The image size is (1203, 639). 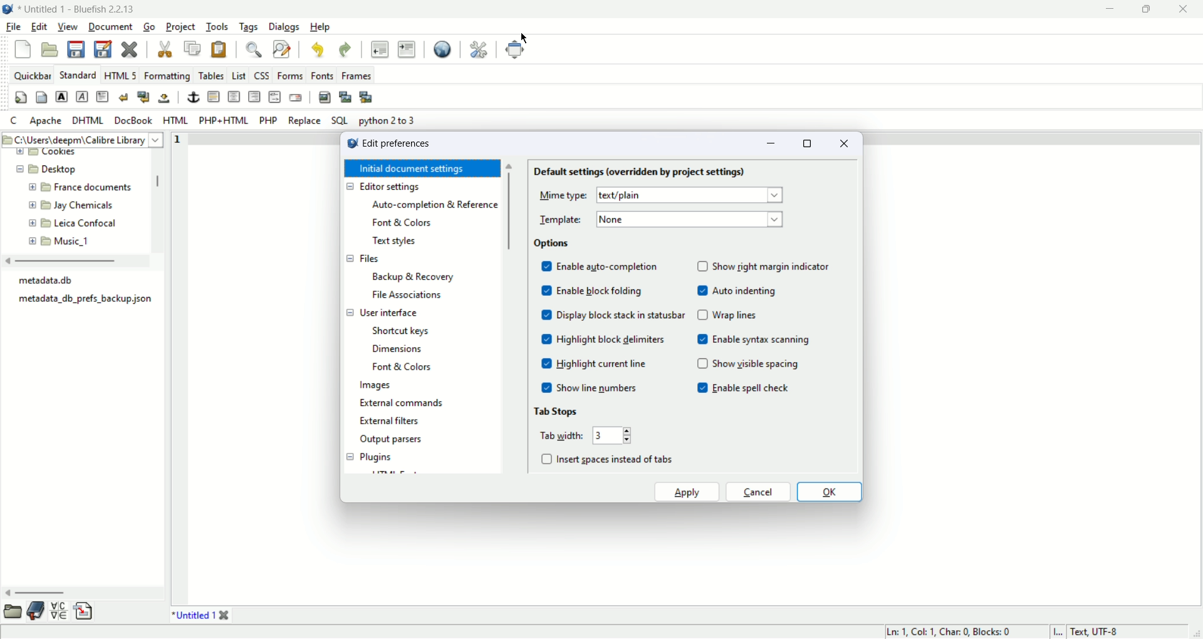 What do you see at coordinates (193, 97) in the screenshot?
I see `anchor` at bounding box center [193, 97].